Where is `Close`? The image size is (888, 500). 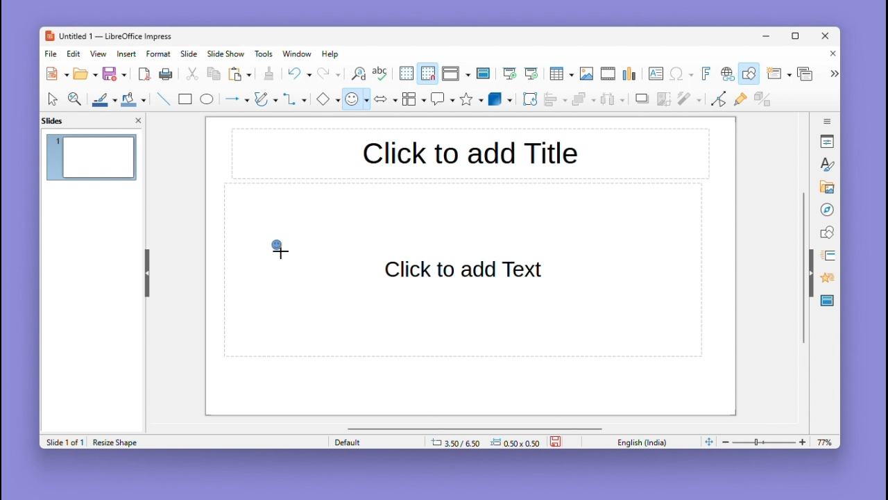 Close is located at coordinates (826, 37).